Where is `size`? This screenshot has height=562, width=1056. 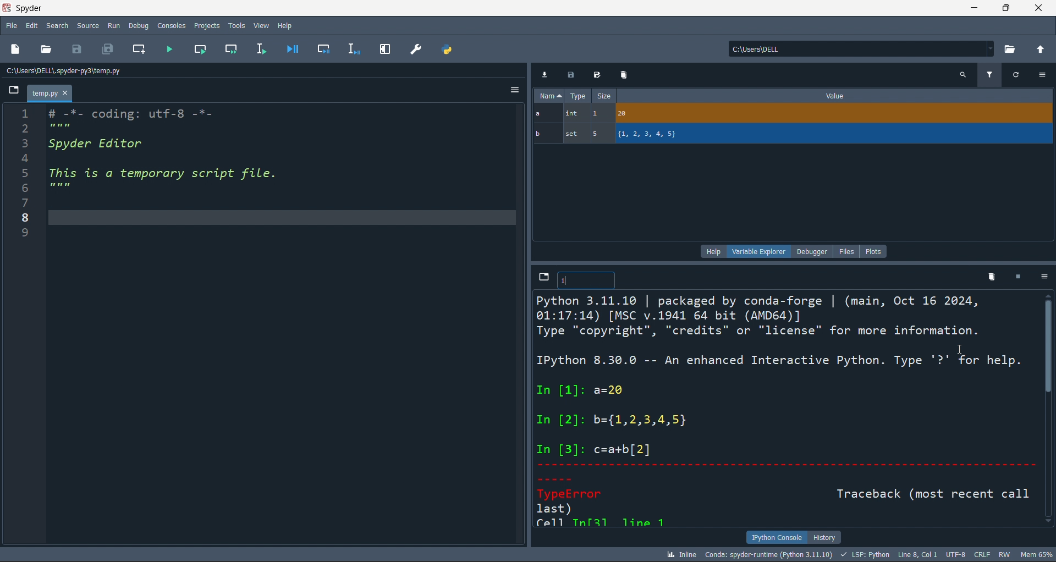
size is located at coordinates (603, 96).